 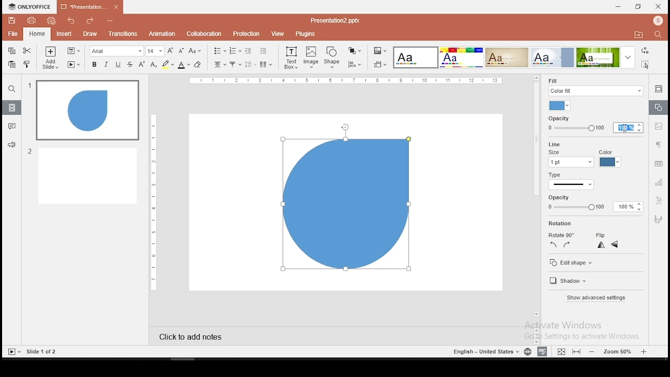 What do you see at coordinates (12, 108) in the screenshot?
I see `slides` at bounding box center [12, 108].